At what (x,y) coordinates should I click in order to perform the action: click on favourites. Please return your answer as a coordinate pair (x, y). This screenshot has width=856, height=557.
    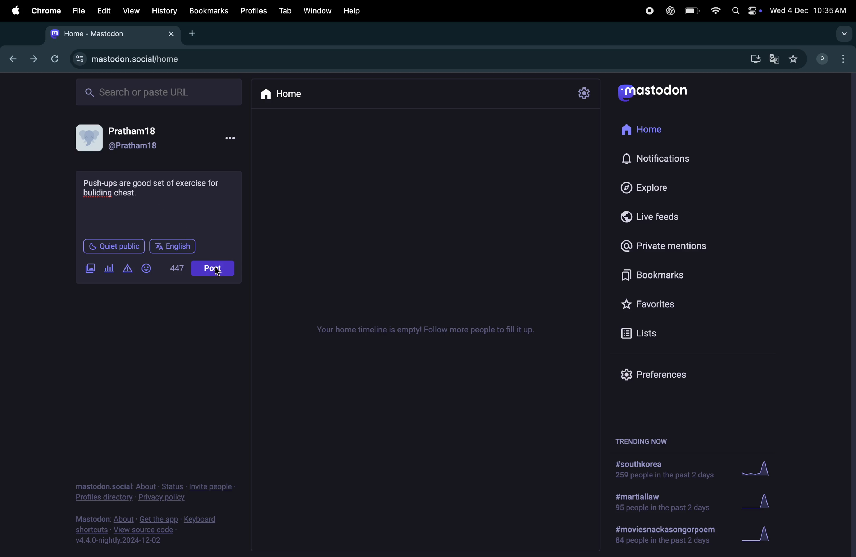
    Looking at the image, I should click on (794, 59).